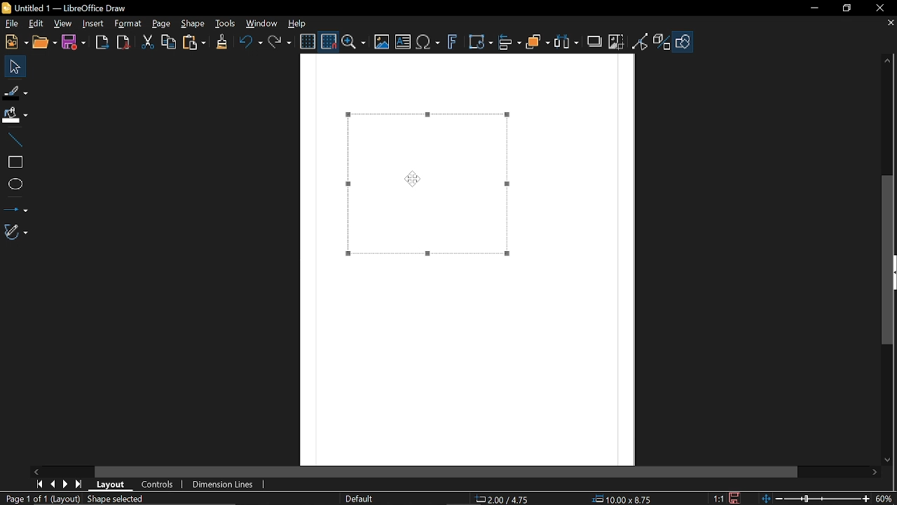 This screenshot has width=897, height=505. I want to click on Tools, so click(226, 23).